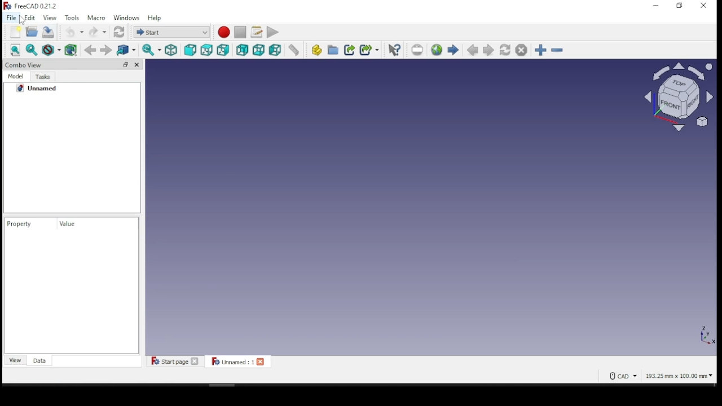 The height and width of the screenshot is (406, 722). Describe the element at coordinates (24, 64) in the screenshot. I see `combo view` at that location.